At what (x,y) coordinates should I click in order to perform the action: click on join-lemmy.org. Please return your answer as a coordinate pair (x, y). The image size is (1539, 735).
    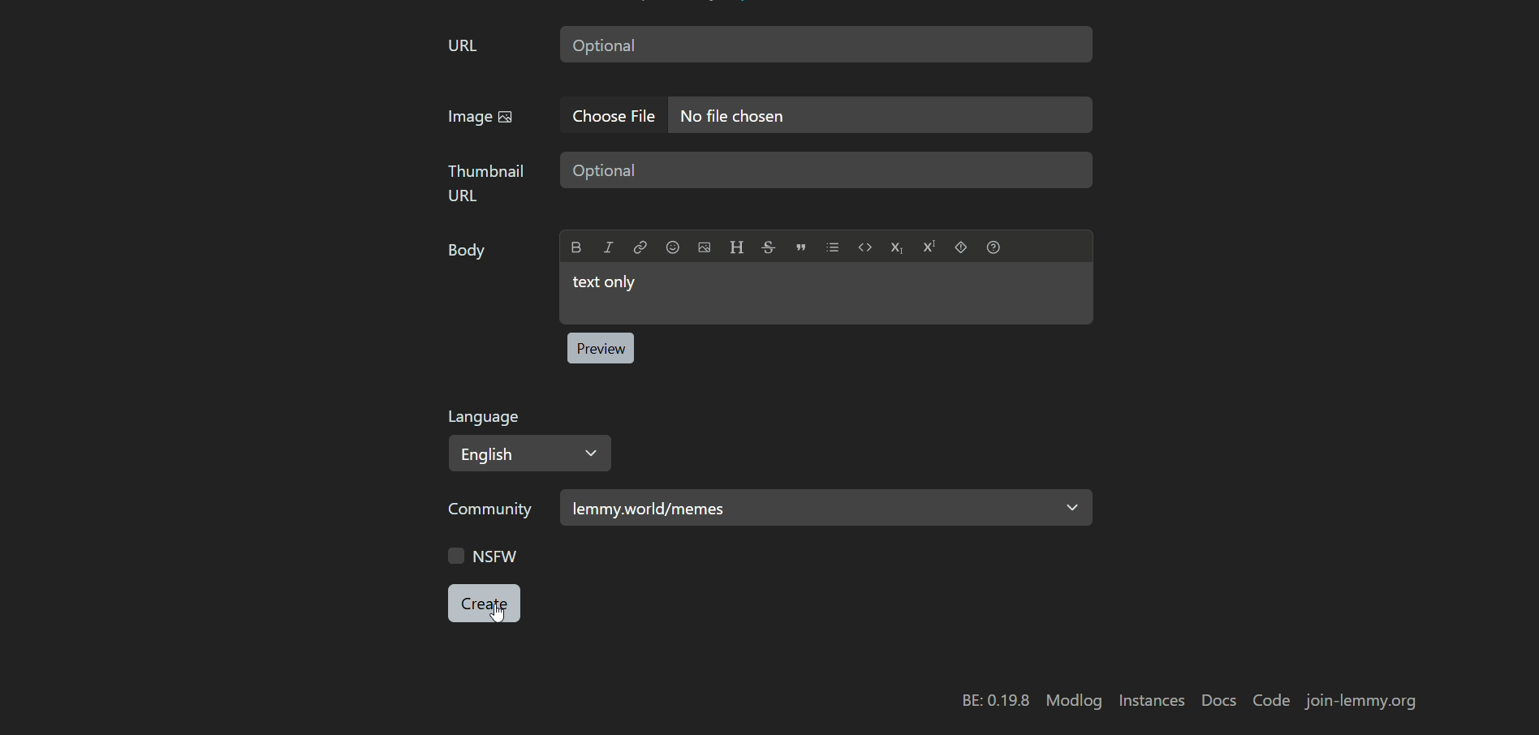
    Looking at the image, I should click on (1360, 701).